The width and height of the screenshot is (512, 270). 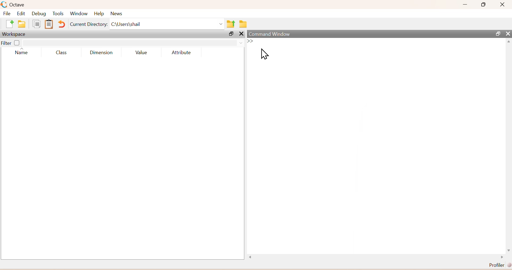 What do you see at coordinates (502, 257) in the screenshot?
I see `scroll right` at bounding box center [502, 257].